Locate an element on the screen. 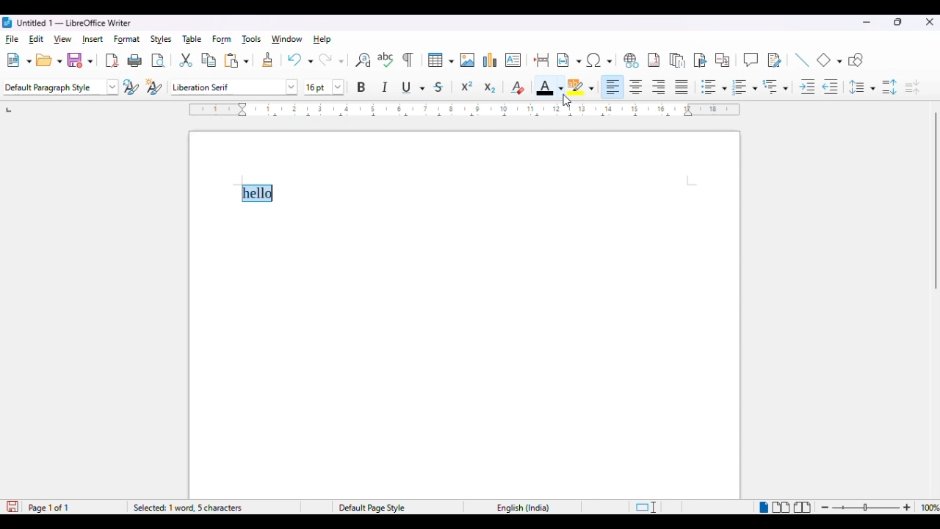 The height and width of the screenshot is (529, 940). align center is located at coordinates (636, 87).